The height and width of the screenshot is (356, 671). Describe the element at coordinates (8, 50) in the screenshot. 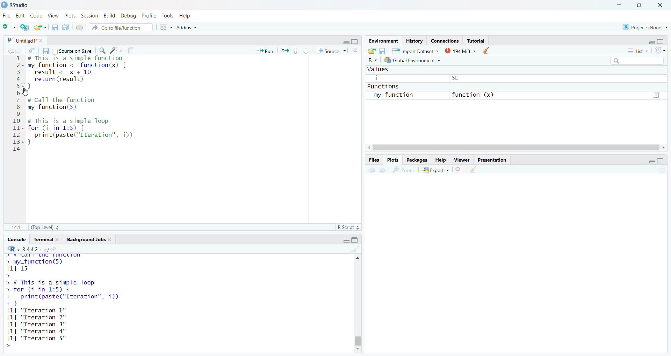

I see `go back to previous source location` at that location.